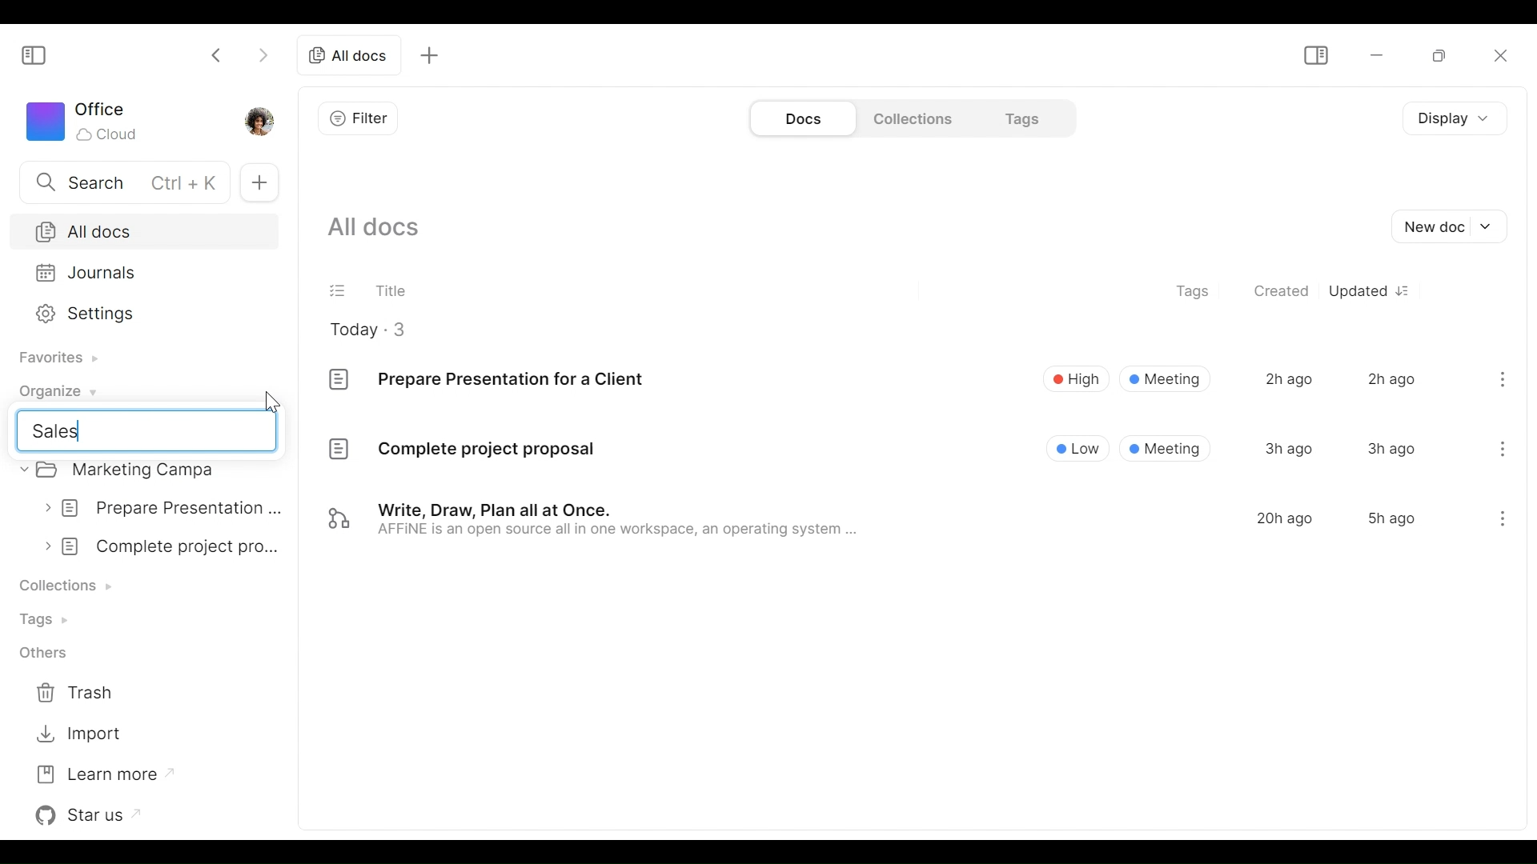  What do you see at coordinates (391, 287) in the screenshot?
I see `Title` at bounding box center [391, 287].